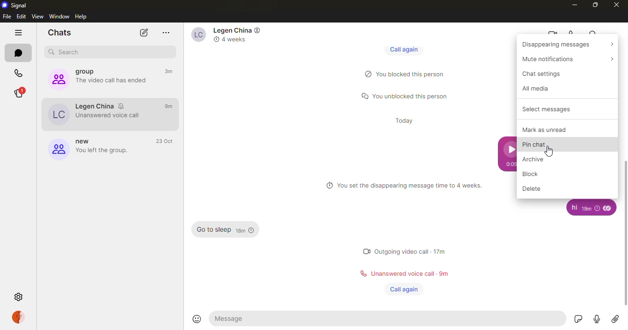  I want to click on sticker, so click(577, 319).